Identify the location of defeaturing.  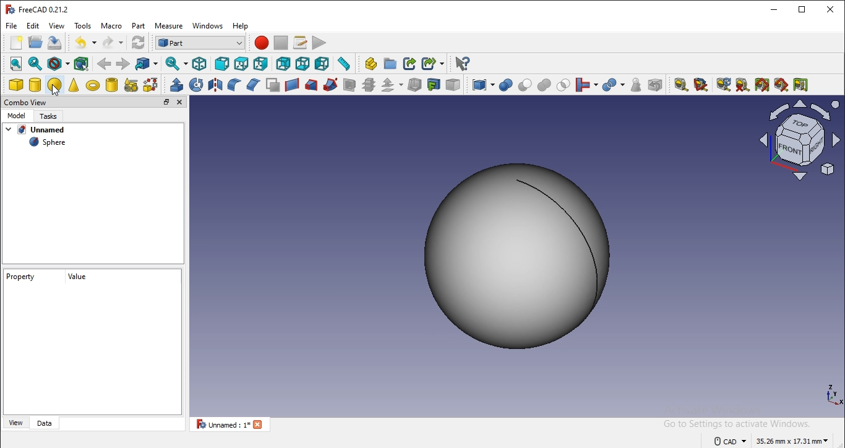
(654, 85).